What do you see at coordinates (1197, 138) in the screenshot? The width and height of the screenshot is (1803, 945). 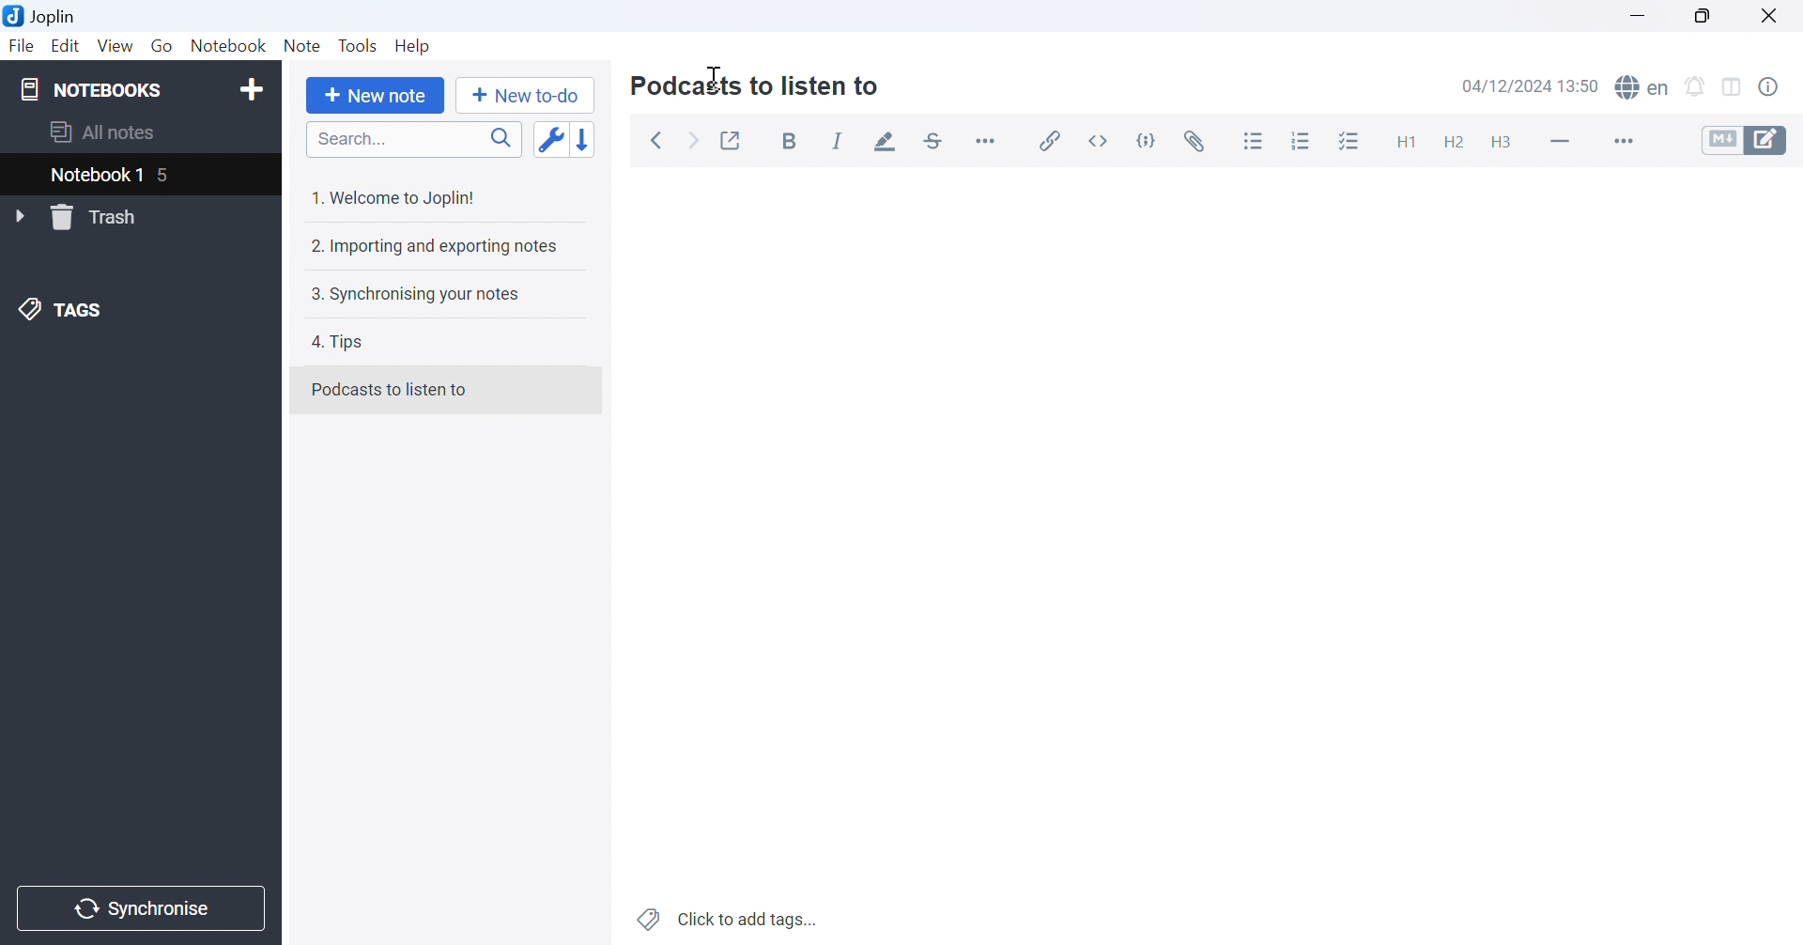 I see `Attach file` at bounding box center [1197, 138].